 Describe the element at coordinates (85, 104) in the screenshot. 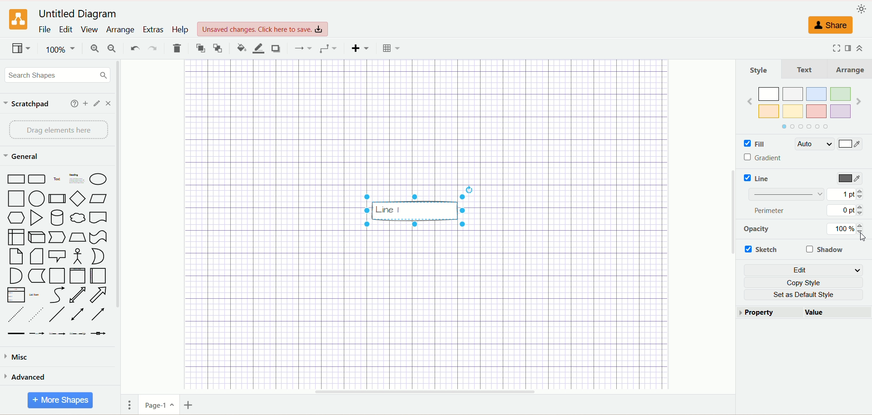

I see `add` at that location.